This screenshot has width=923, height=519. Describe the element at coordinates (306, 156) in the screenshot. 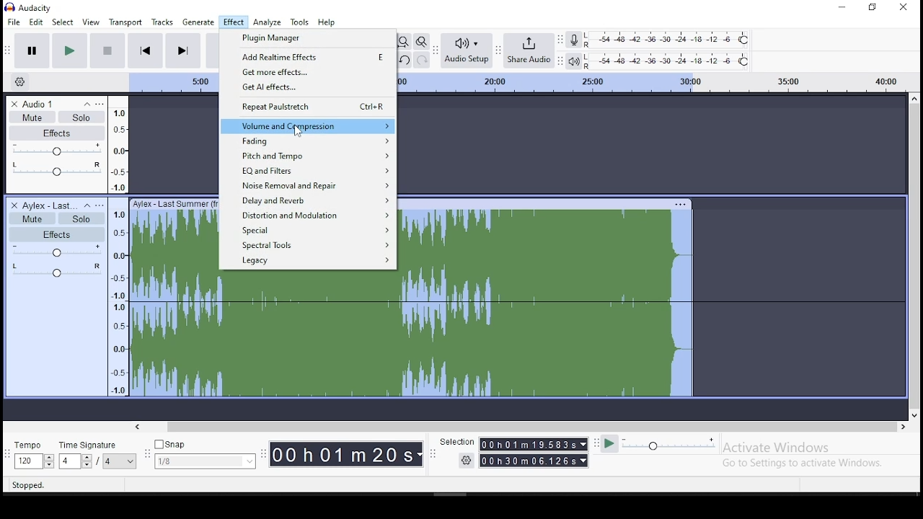

I see `pitch and tempo` at that location.